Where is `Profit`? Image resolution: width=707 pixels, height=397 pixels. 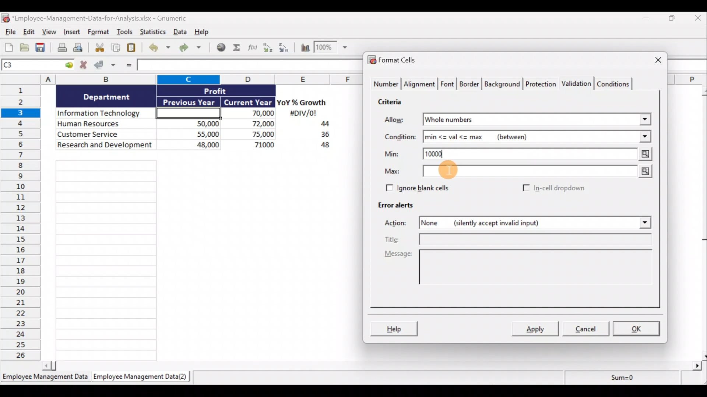 Profit is located at coordinates (227, 90).